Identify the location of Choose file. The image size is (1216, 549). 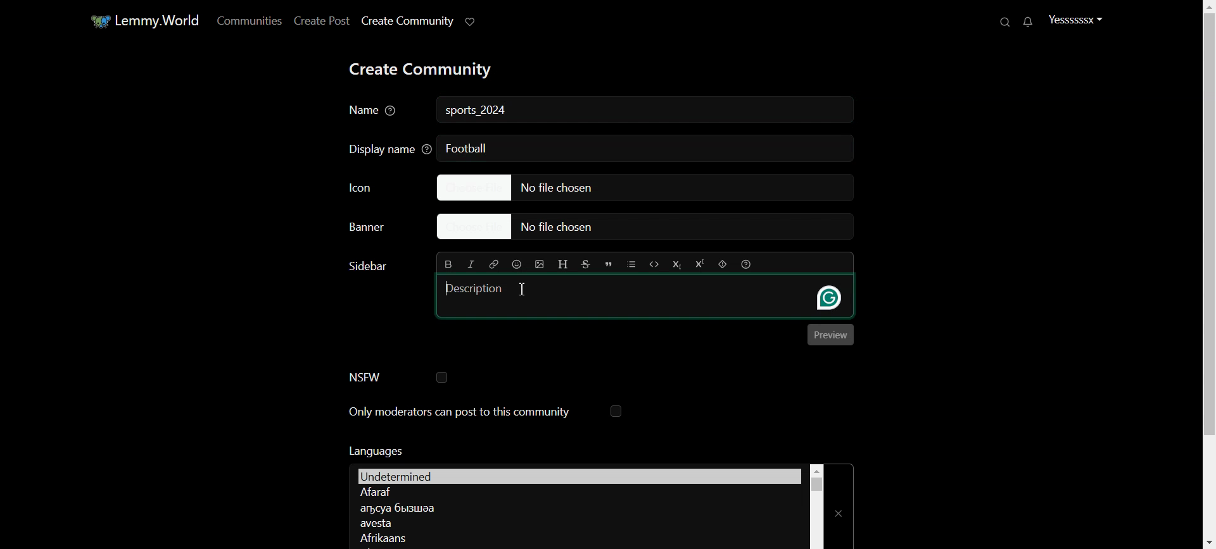
(651, 228).